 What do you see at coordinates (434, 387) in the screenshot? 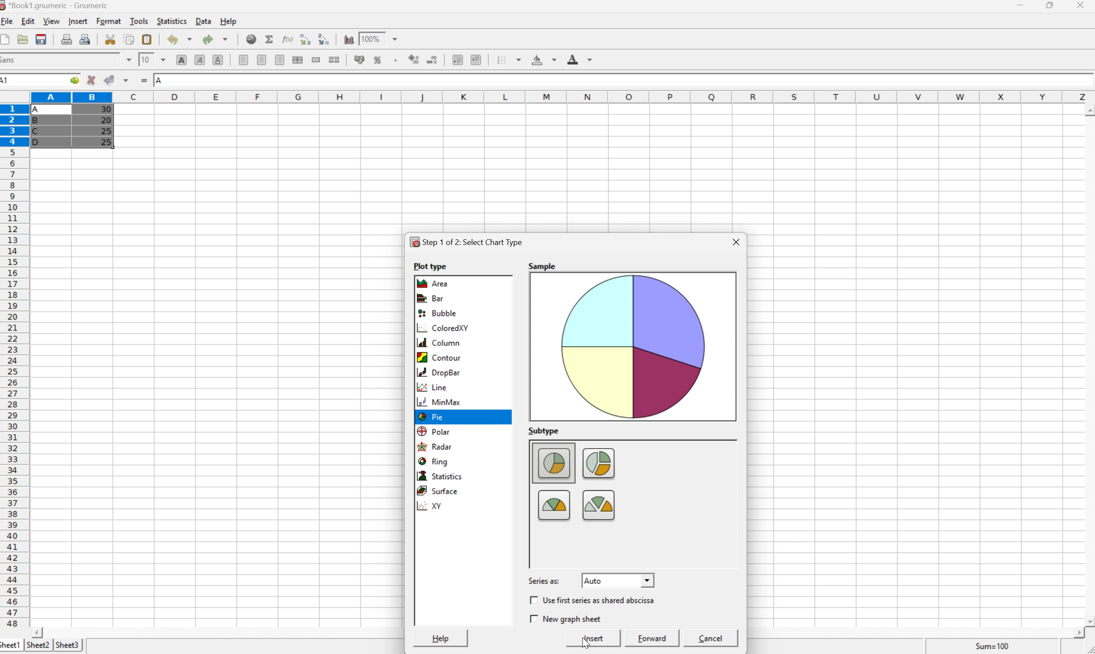
I see `Line` at bounding box center [434, 387].